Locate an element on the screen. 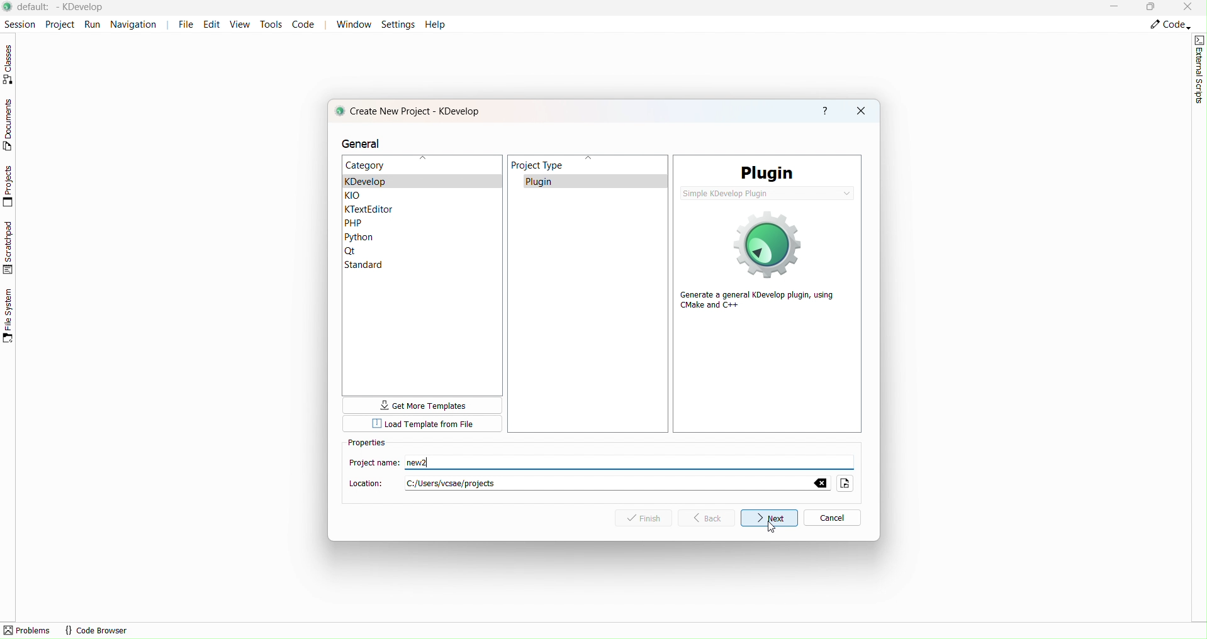 Image resolution: width=1207 pixels, height=639 pixels. Finish is located at coordinates (648, 520).